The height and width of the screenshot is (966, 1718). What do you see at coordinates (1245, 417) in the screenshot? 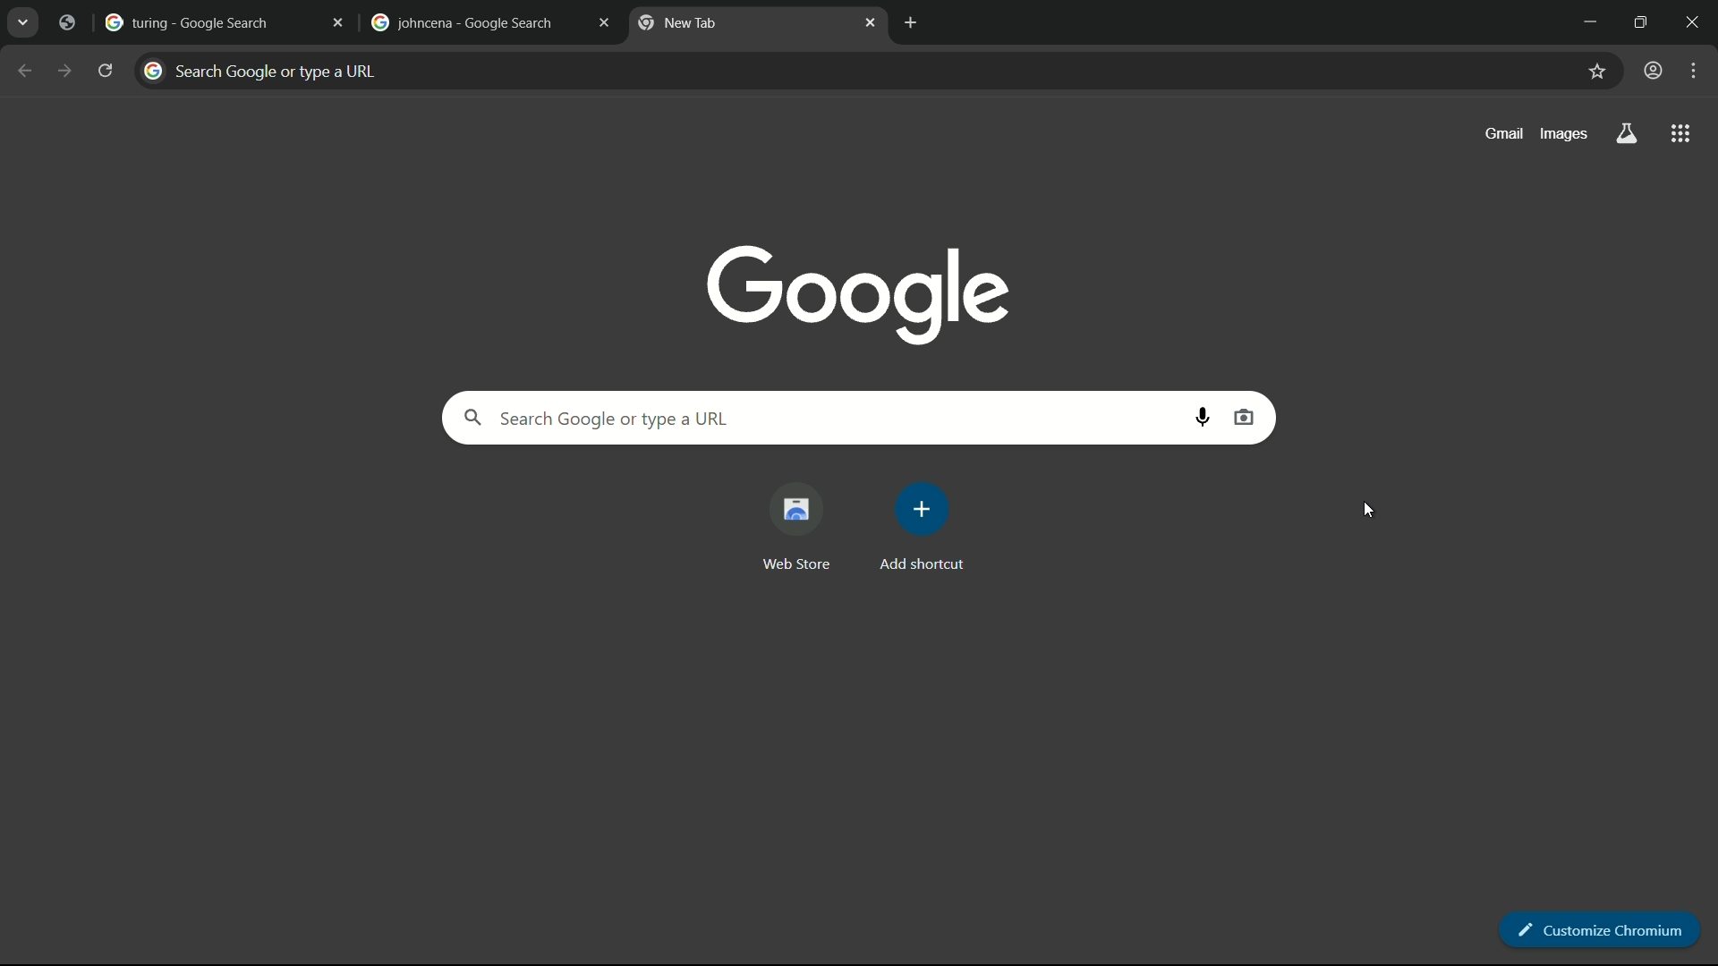
I see `search by image` at bounding box center [1245, 417].